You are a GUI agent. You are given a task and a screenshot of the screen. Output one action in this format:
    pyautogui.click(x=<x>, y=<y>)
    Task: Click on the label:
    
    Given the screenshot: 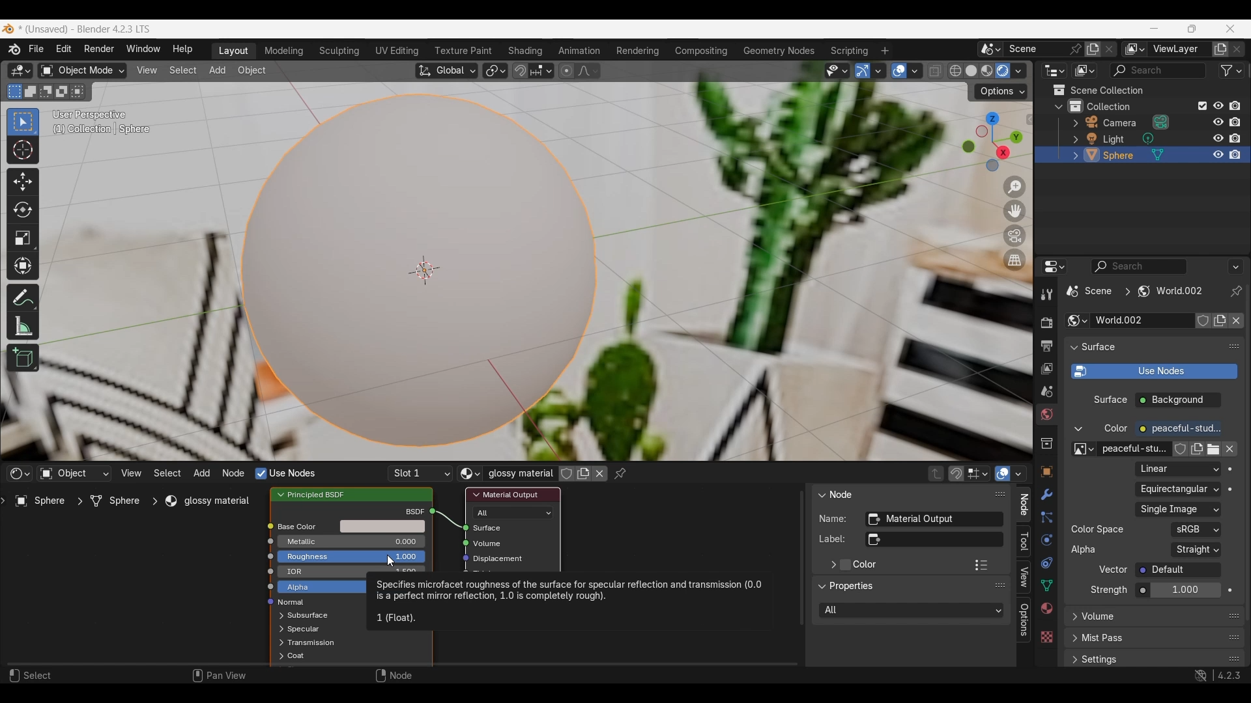 What is the action you would take?
    pyautogui.click(x=833, y=539)
    